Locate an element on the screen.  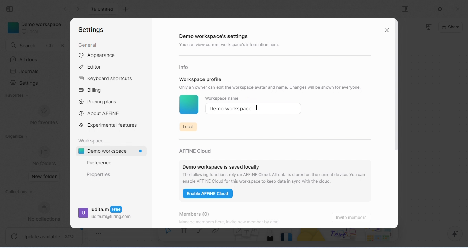
udita.m udita.m@turing.com is located at coordinates (105, 214).